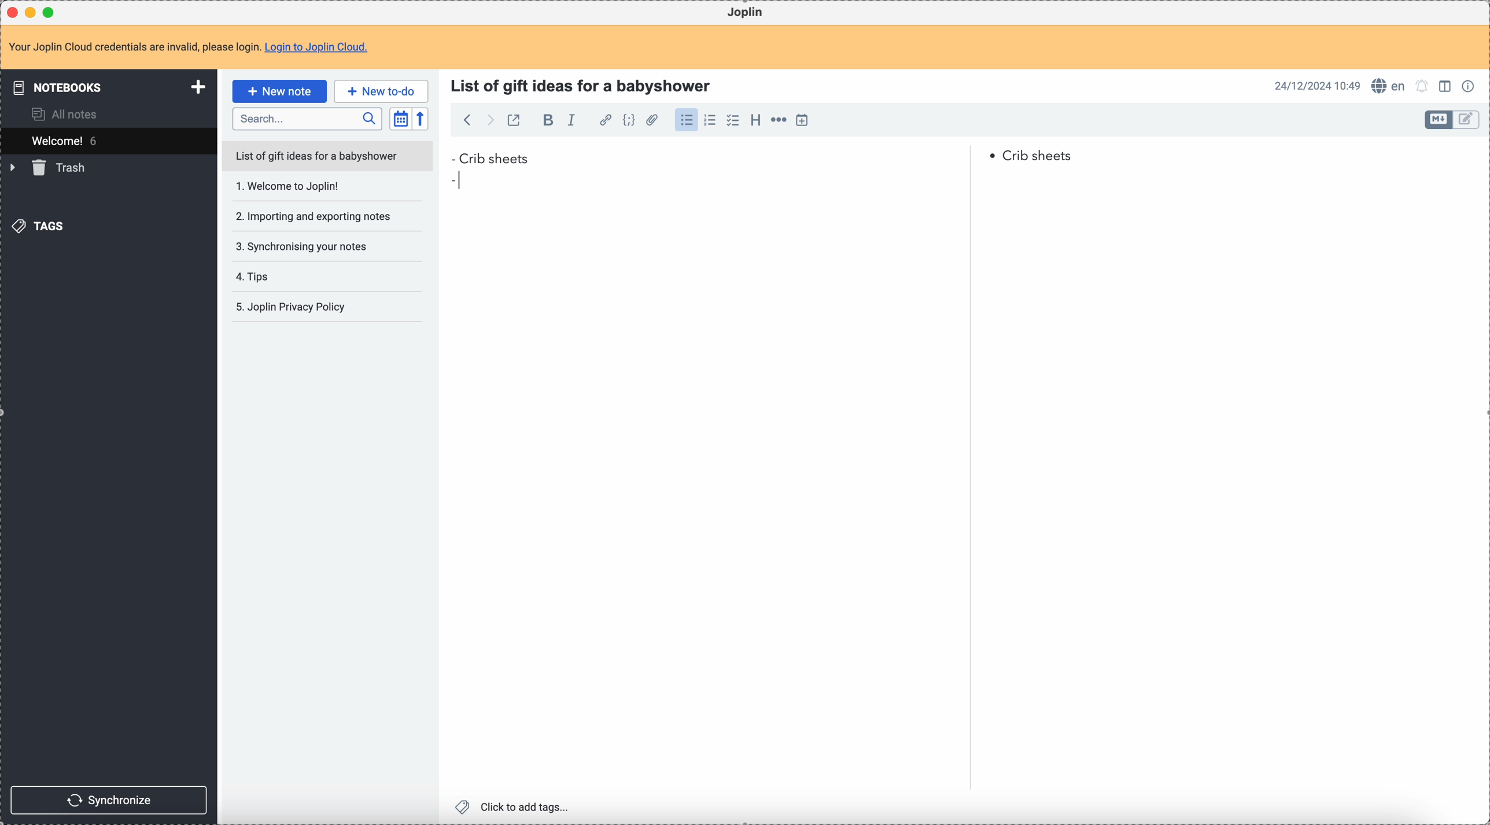 The height and width of the screenshot is (825, 1490). Describe the element at coordinates (1389, 87) in the screenshot. I see `spell checker` at that location.